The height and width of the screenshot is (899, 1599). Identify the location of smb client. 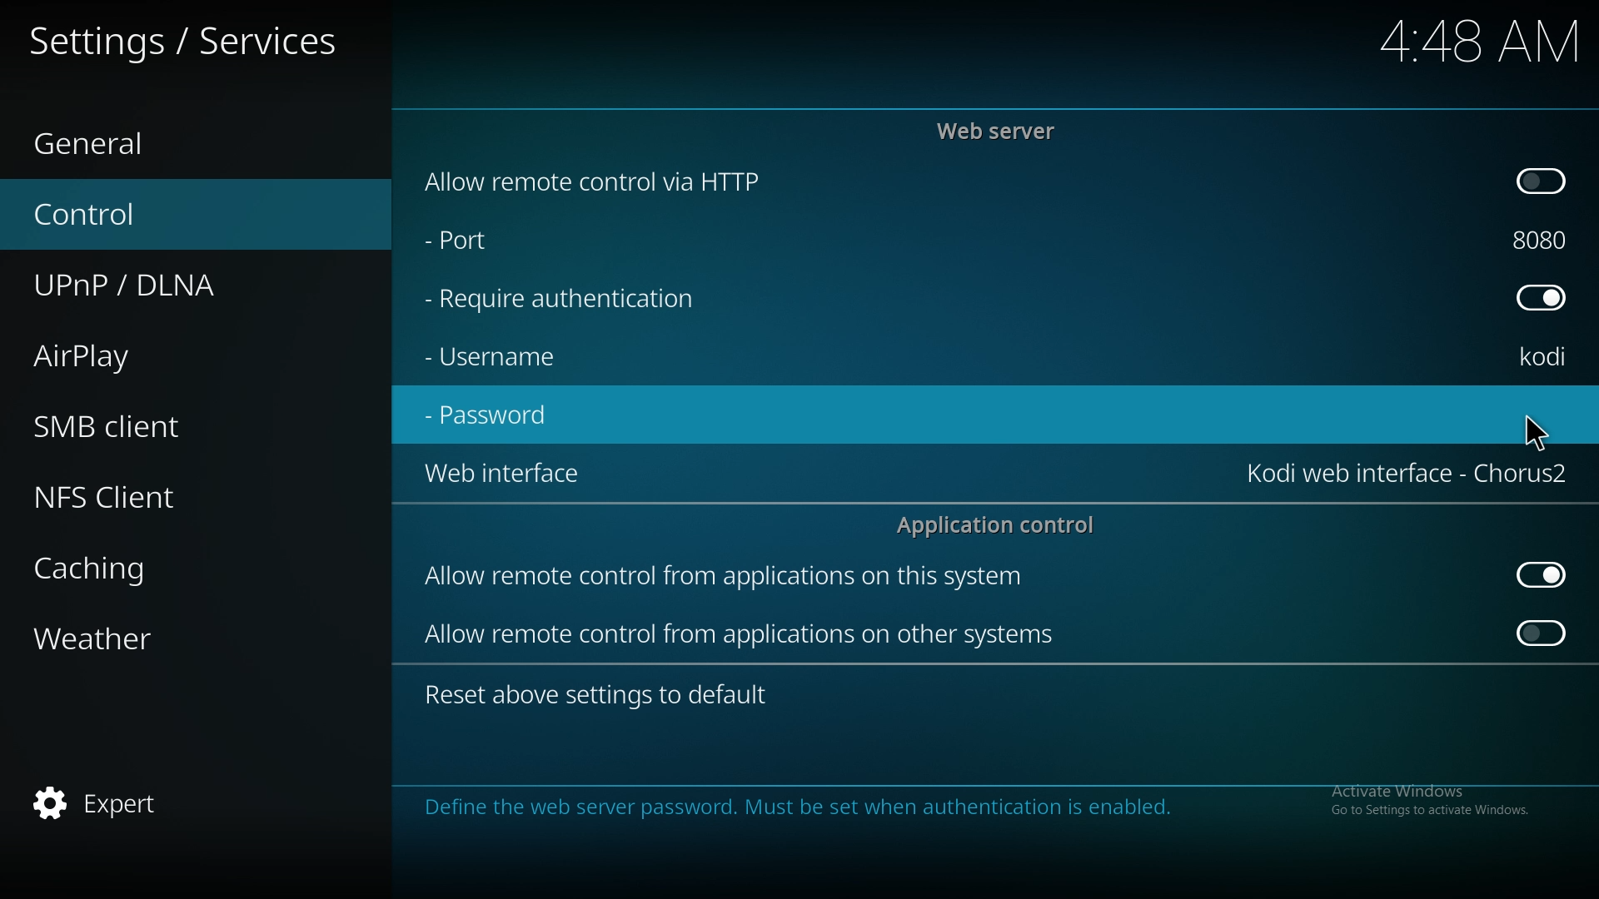
(132, 425).